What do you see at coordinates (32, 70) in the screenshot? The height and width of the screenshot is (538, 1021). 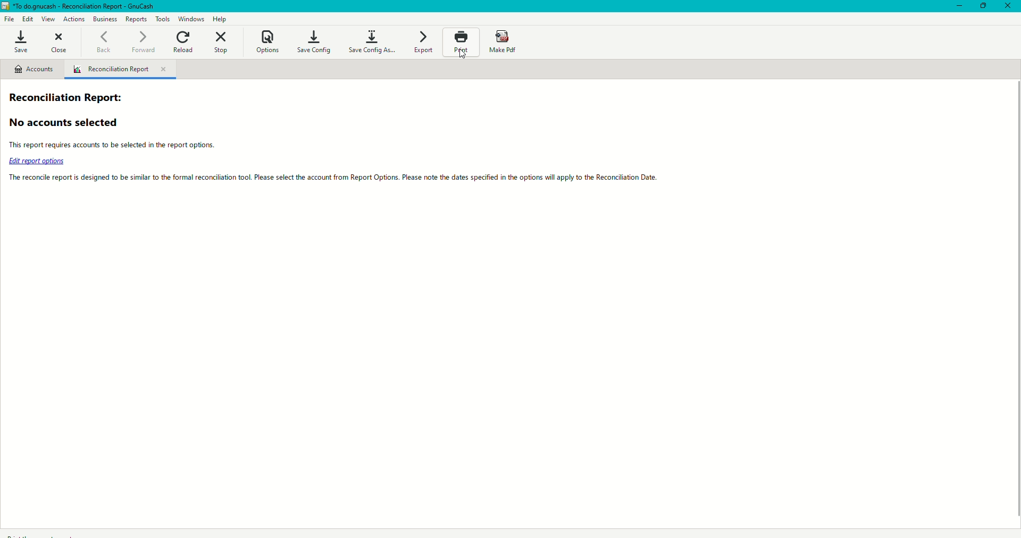 I see `Accounts` at bounding box center [32, 70].